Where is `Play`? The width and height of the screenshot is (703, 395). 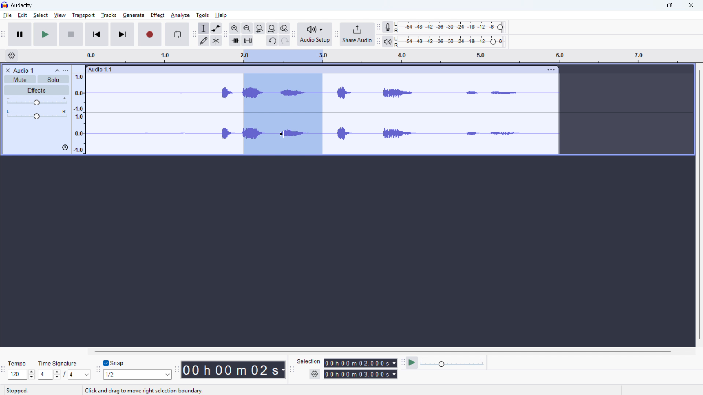
Play is located at coordinates (45, 34).